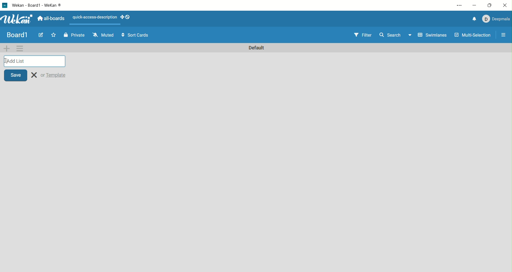  What do you see at coordinates (7, 48) in the screenshot?
I see `add swimlane` at bounding box center [7, 48].